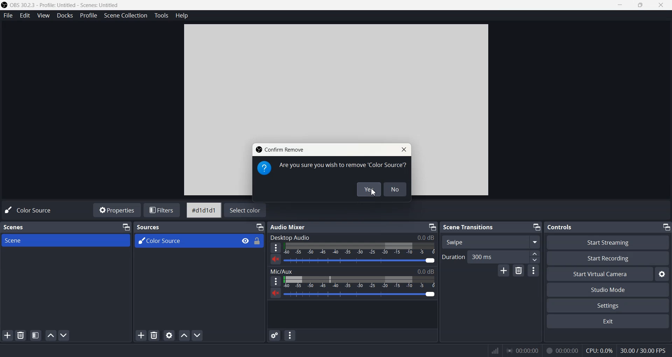 This screenshot has height=357, width=672. I want to click on Are you sure you wish to remove 'Color Source'?, so click(334, 168).